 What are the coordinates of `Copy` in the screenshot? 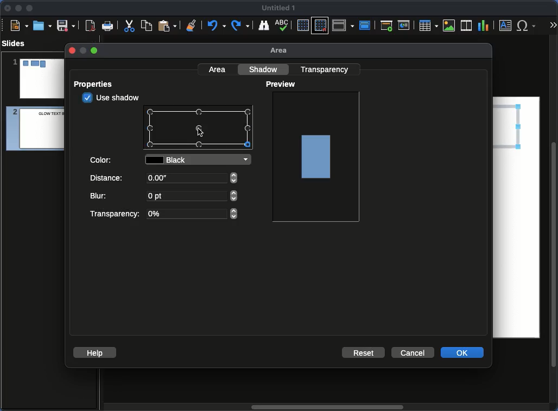 It's located at (147, 25).